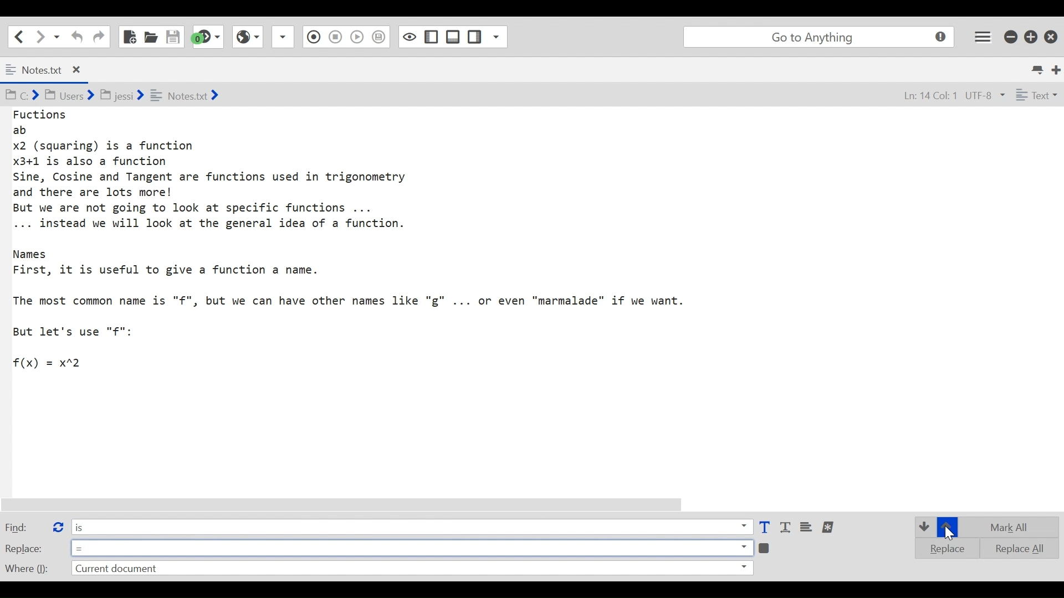  What do you see at coordinates (829, 527) in the screenshot?
I see `more options` at bounding box center [829, 527].